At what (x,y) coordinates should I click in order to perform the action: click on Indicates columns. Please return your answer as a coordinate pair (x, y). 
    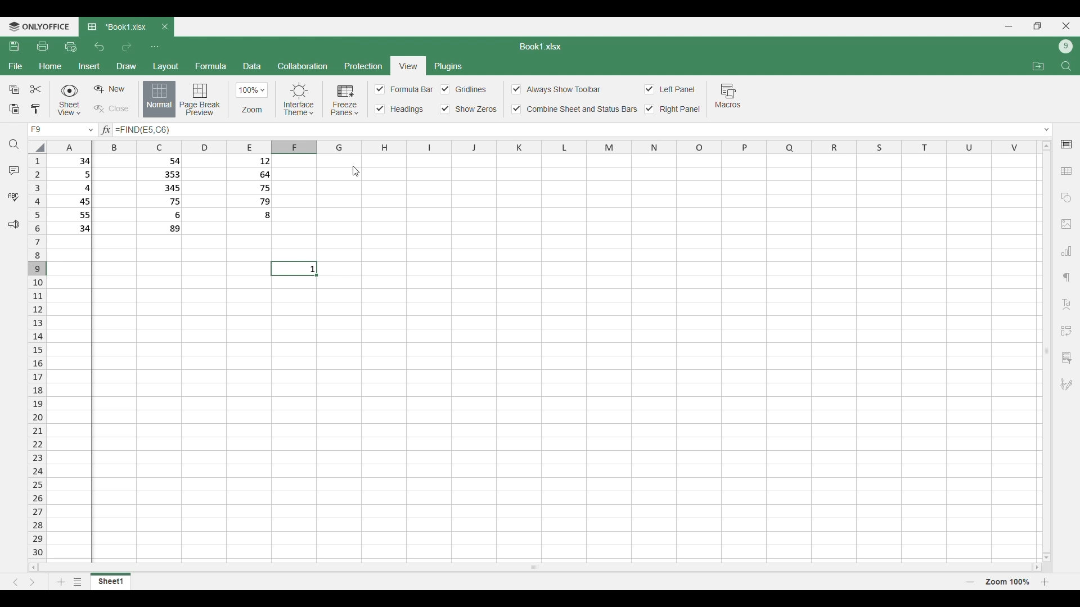
    Looking at the image, I should click on (546, 147).